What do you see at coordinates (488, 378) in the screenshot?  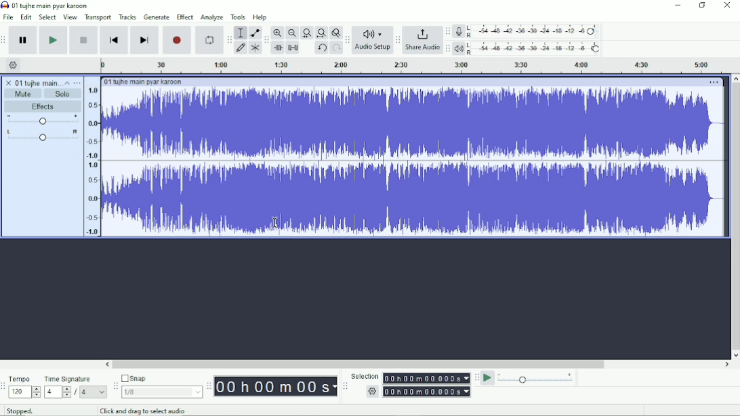 I see `Play-at-speed` at bounding box center [488, 378].